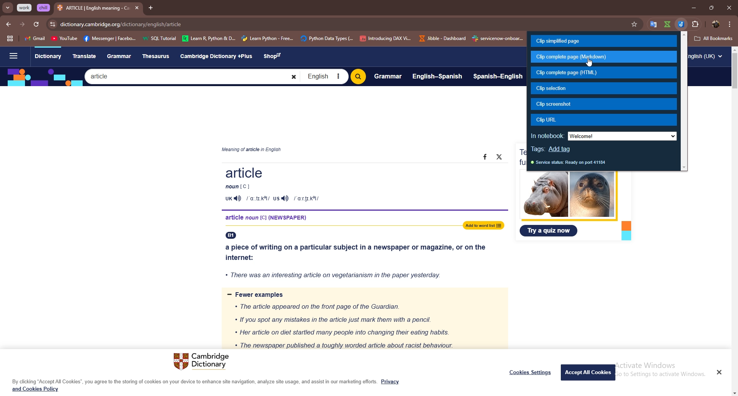  Describe the element at coordinates (36, 25) in the screenshot. I see `refresh` at that location.